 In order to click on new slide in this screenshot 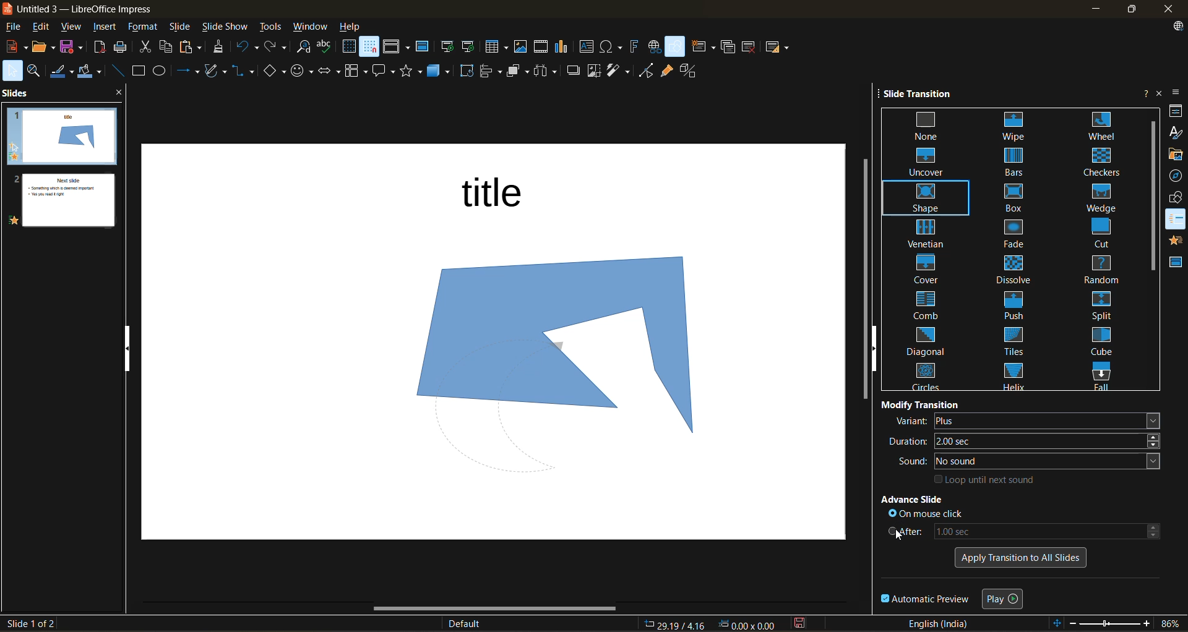, I will do `click(705, 47)`.